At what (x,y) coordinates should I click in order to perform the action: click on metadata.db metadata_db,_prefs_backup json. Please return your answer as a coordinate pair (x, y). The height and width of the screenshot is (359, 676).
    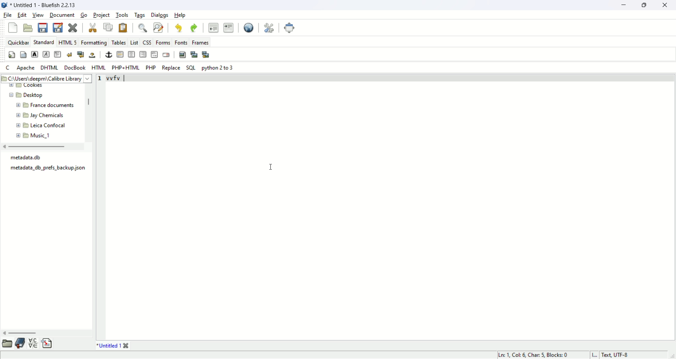
    Looking at the image, I should click on (47, 165).